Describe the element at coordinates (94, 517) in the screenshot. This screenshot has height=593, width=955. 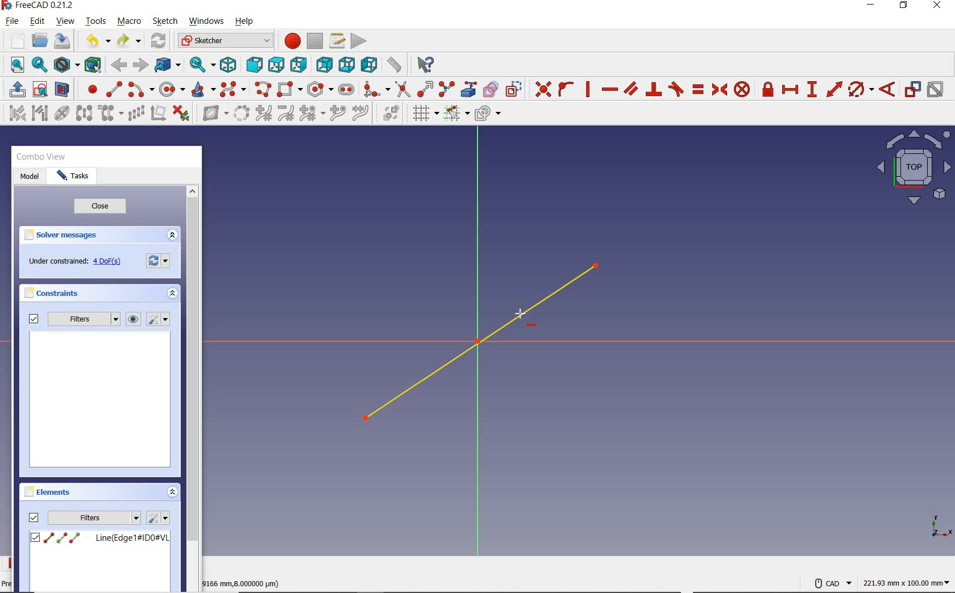
I see `FILTERS` at that location.